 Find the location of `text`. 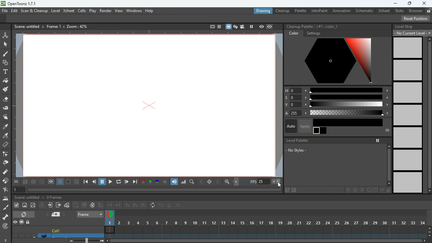

text is located at coordinates (5, 72).